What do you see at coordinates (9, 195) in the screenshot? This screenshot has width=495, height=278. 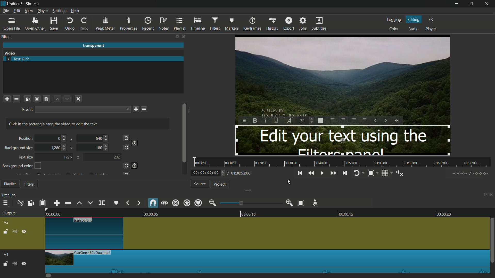 I see `timeline` at bounding box center [9, 195].